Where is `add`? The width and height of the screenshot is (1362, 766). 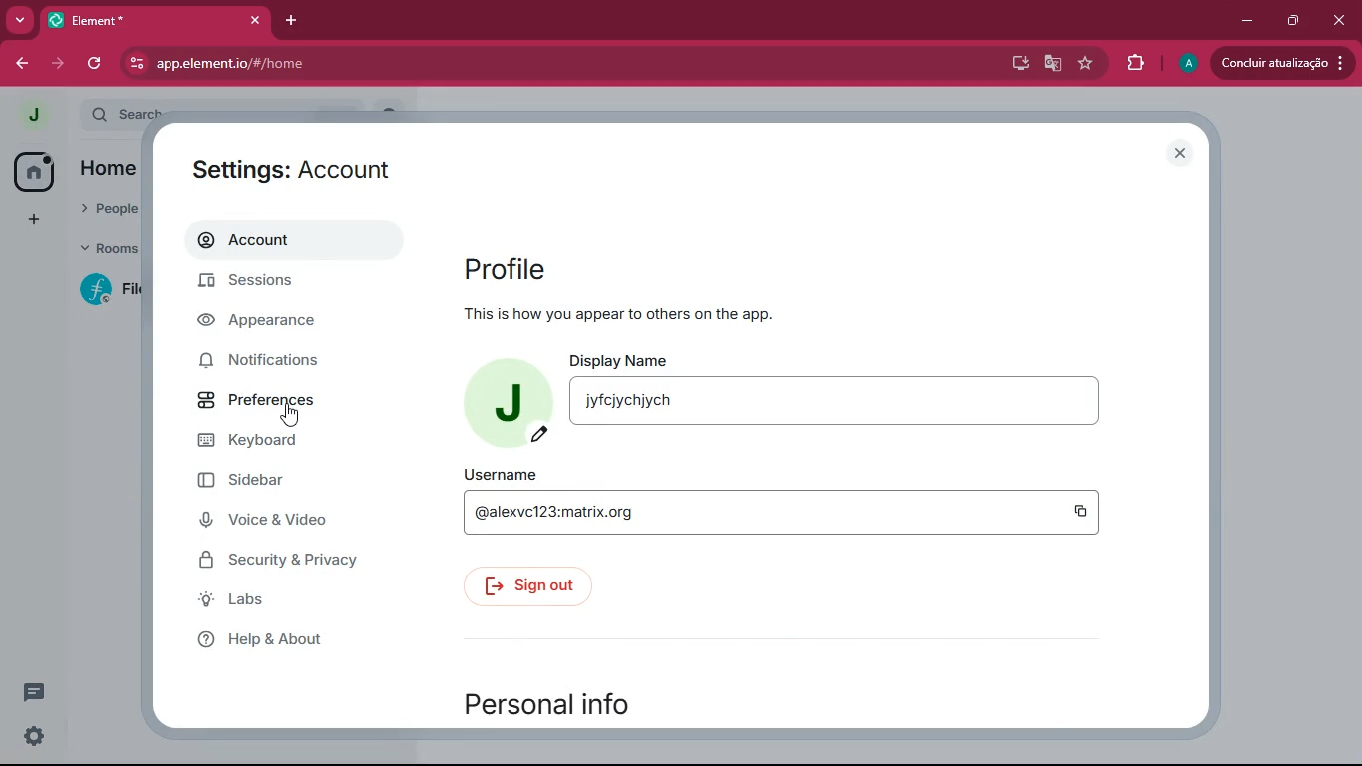
add is located at coordinates (26, 221).